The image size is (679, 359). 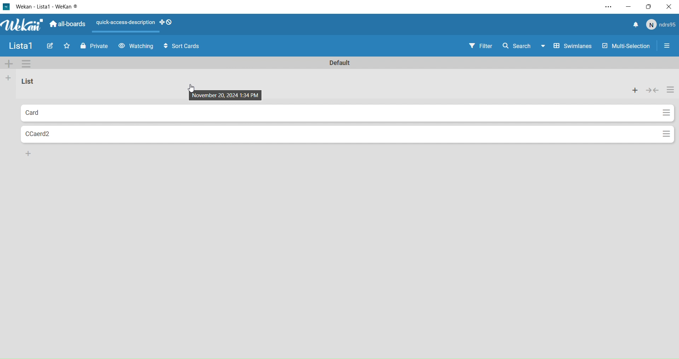 What do you see at coordinates (185, 47) in the screenshot?
I see `Sort Cards` at bounding box center [185, 47].